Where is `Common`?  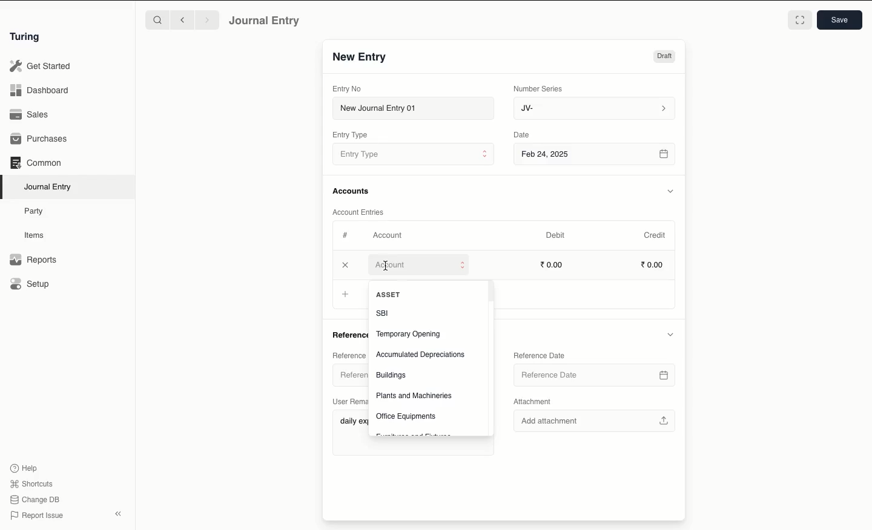 Common is located at coordinates (37, 163).